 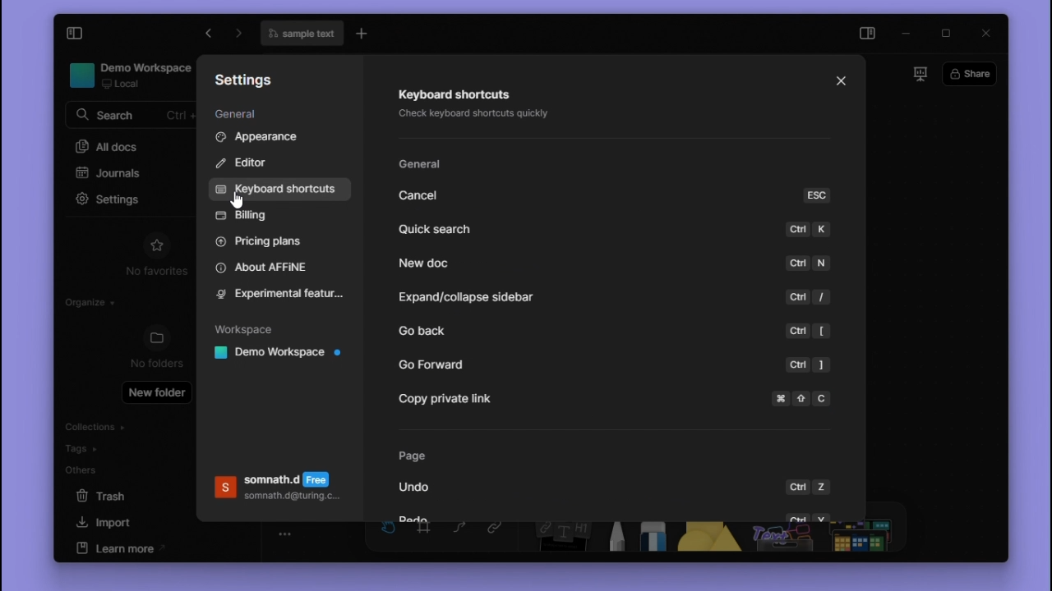 What do you see at coordinates (271, 268) in the screenshot?
I see `About` at bounding box center [271, 268].